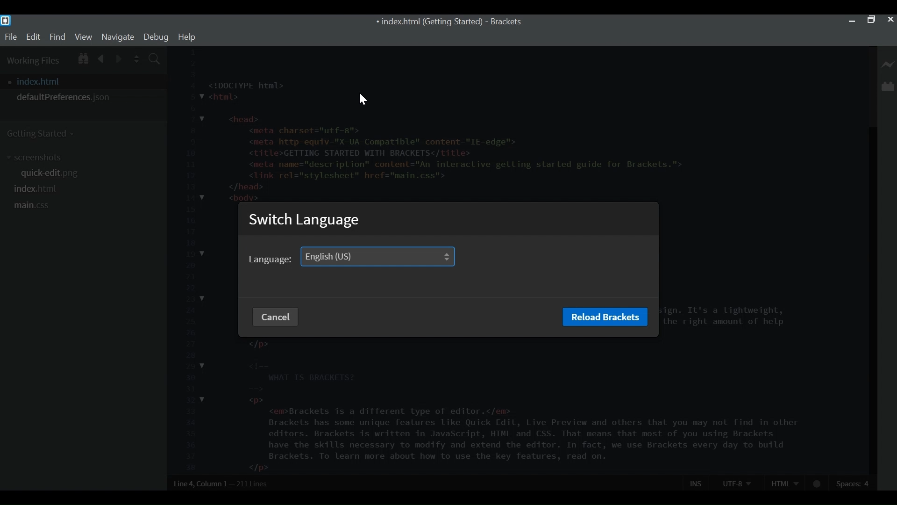 This screenshot has width=897, height=505. I want to click on File, so click(10, 37).